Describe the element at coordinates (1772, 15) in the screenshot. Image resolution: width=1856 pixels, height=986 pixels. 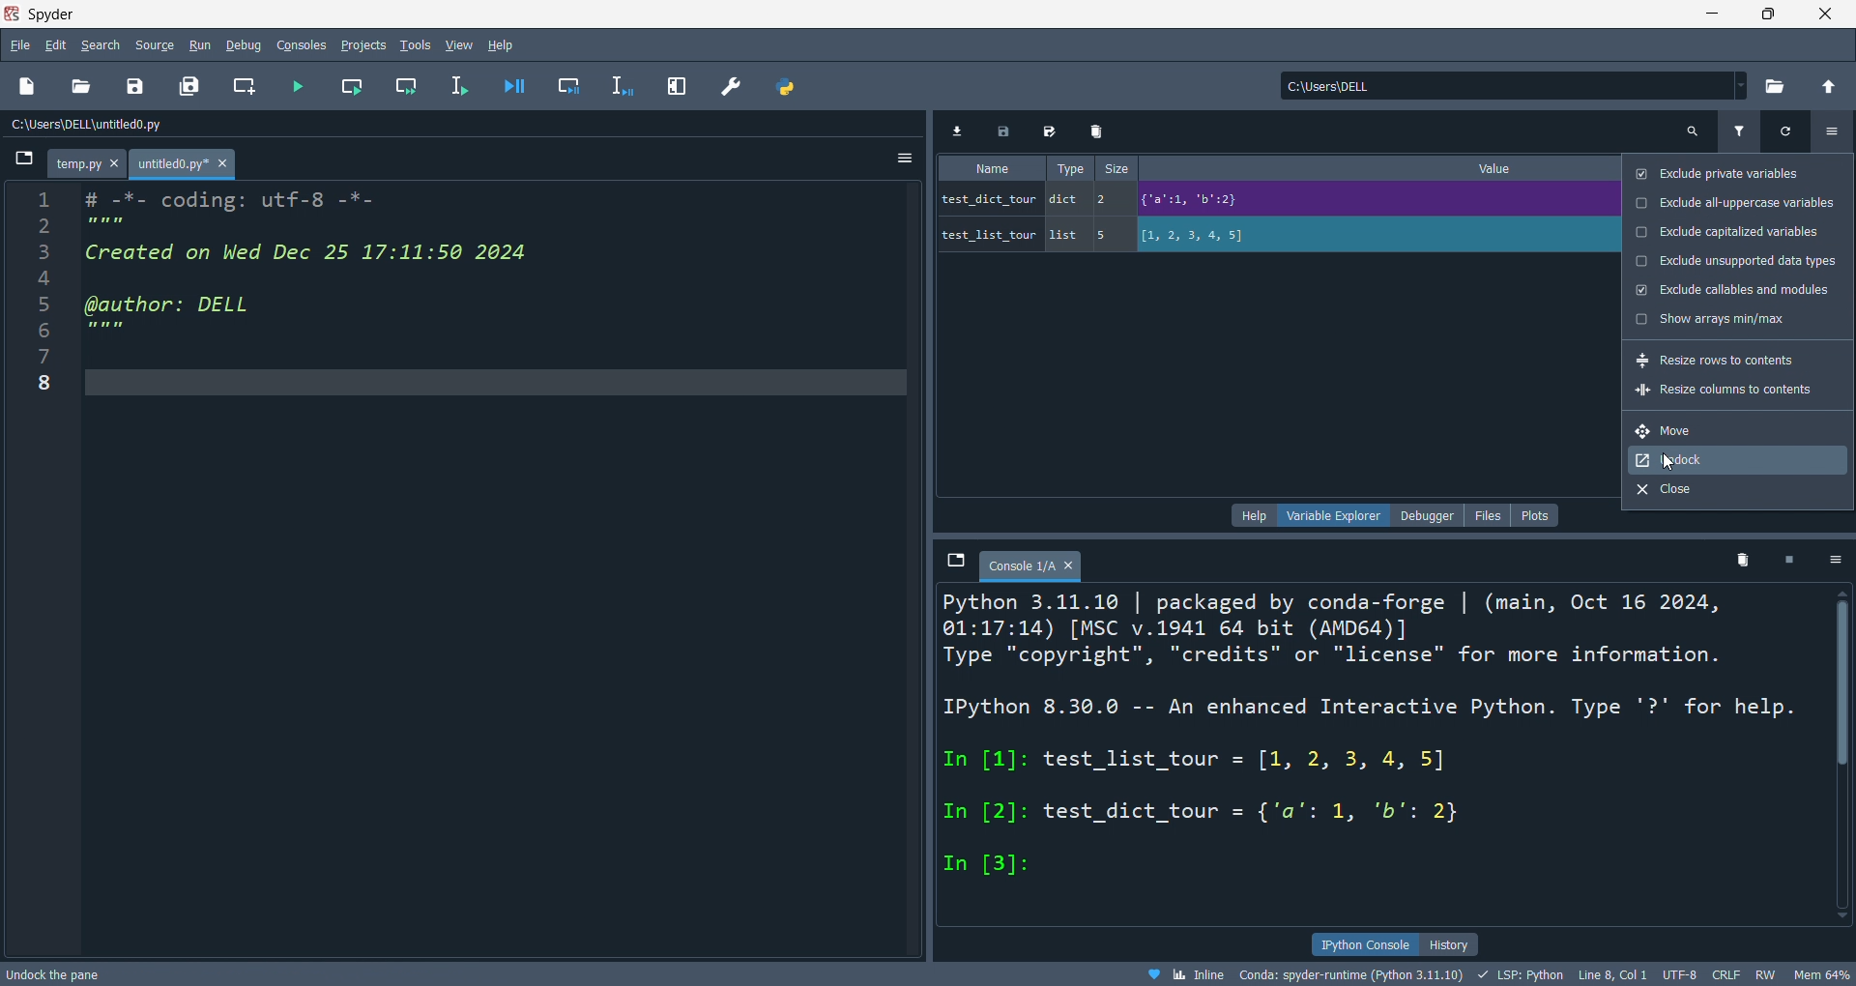
I see `maximize` at that location.